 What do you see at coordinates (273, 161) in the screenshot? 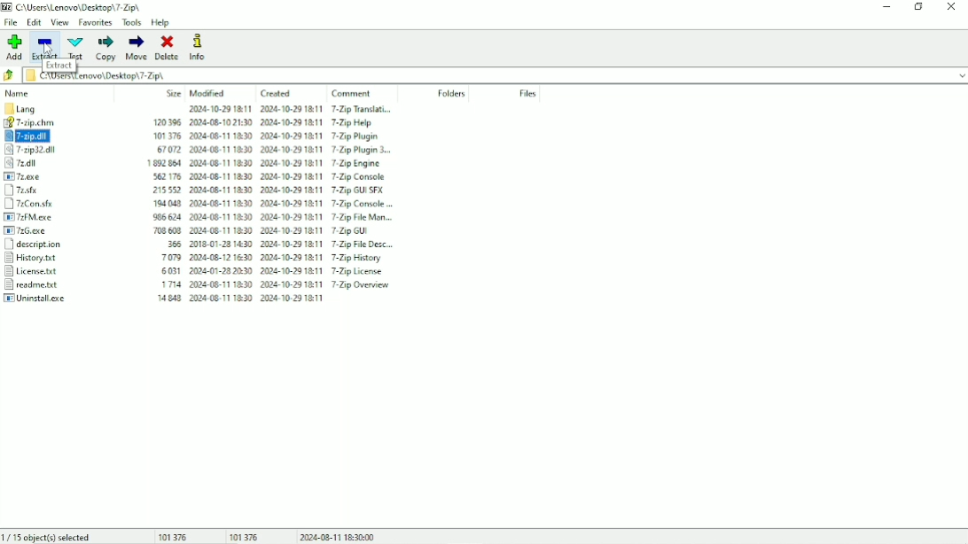
I see `1092064 2004.08 111830 2024-10-291811 7-Zip Engine` at bounding box center [273, 161].